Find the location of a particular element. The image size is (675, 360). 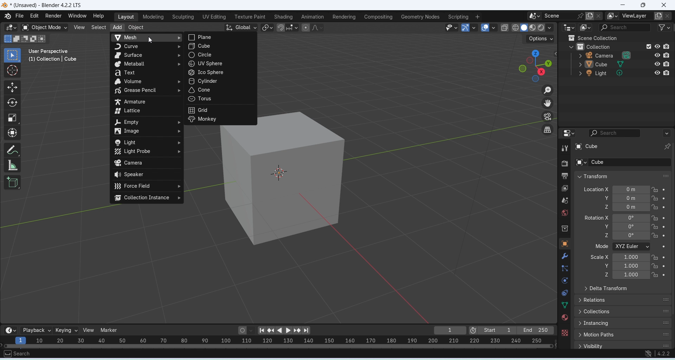

Scripting is located at coordinates (458, 17).